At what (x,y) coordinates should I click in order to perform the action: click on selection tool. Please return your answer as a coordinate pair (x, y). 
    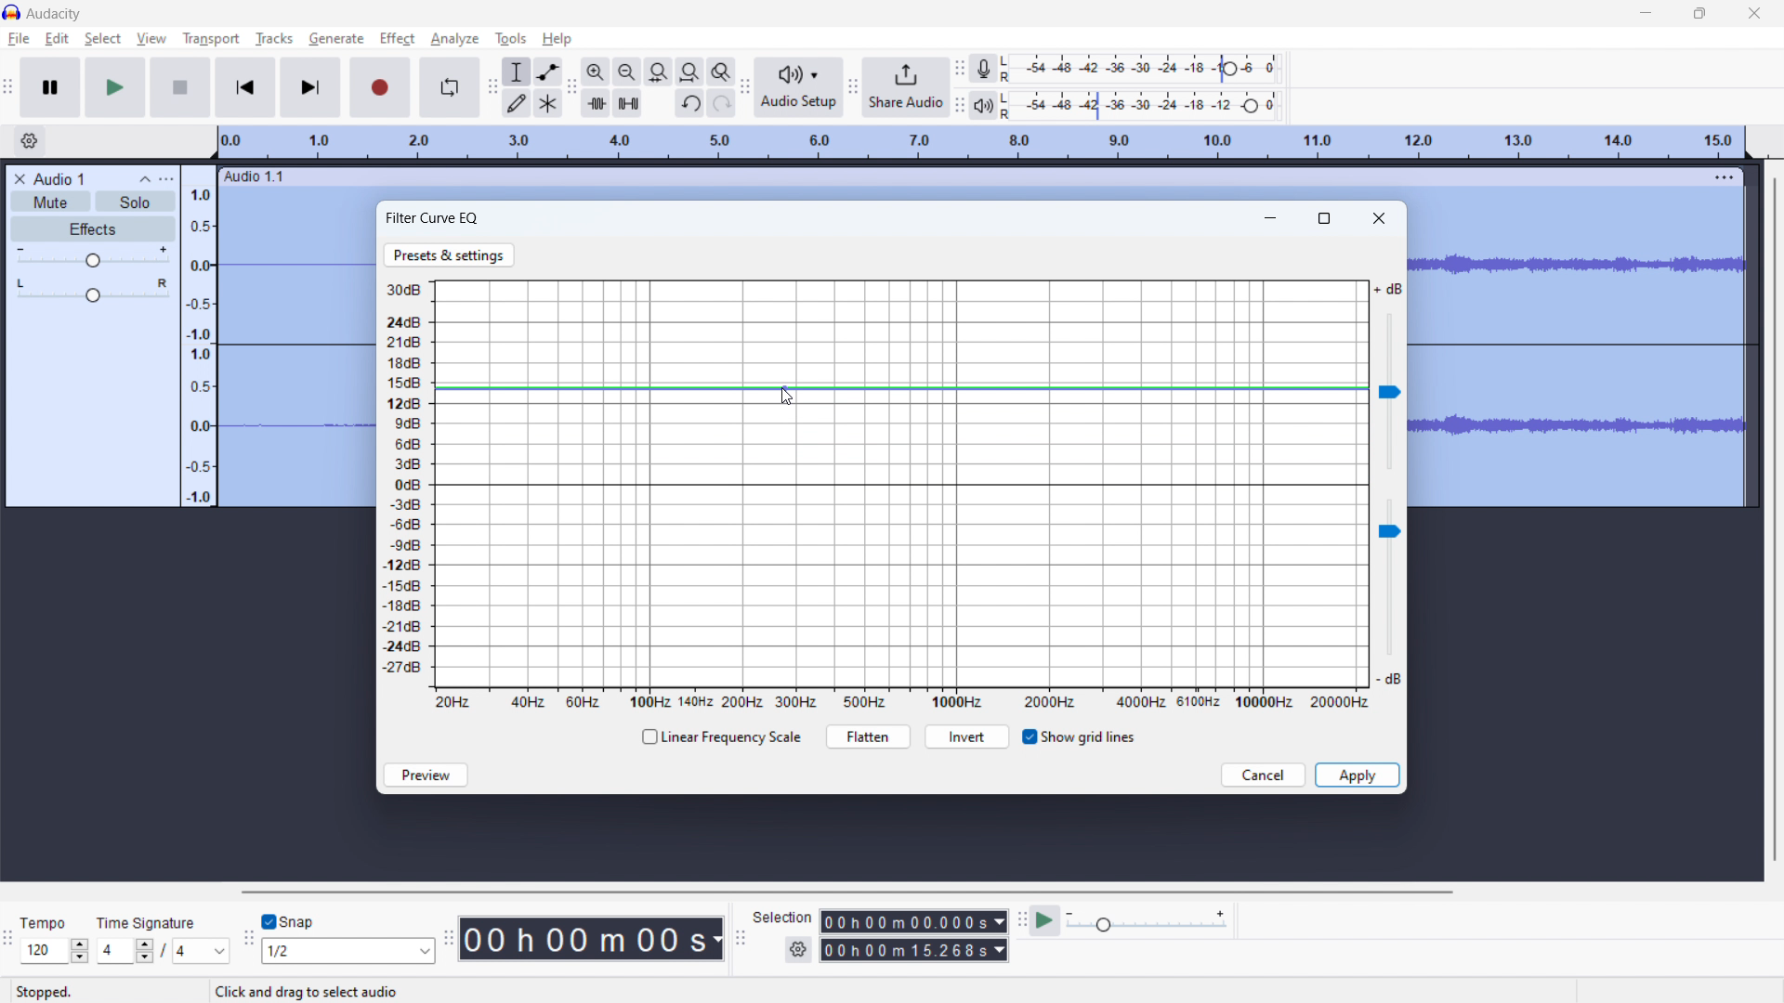
    Looking at the image, I should click on (516, 72).